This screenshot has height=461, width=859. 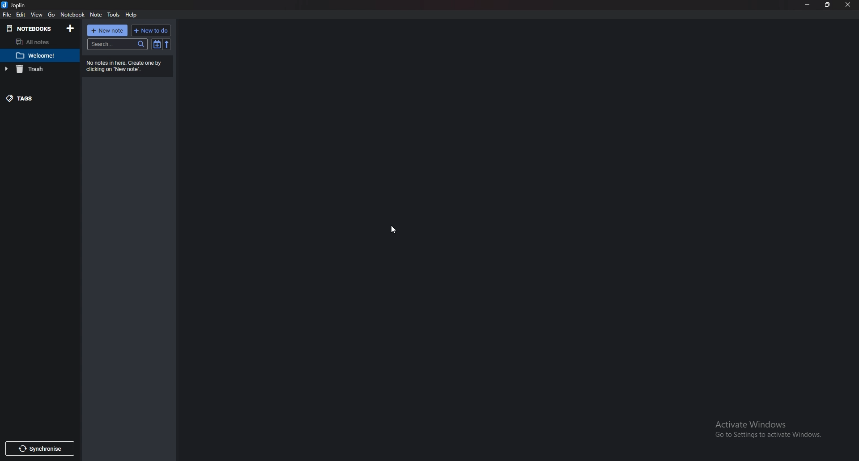 I want to click on Activate Windows
Go to Settings to activate Windows., so click(x=765, y=427).